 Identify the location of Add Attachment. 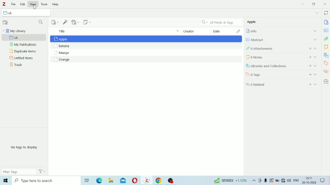
(76, 23).